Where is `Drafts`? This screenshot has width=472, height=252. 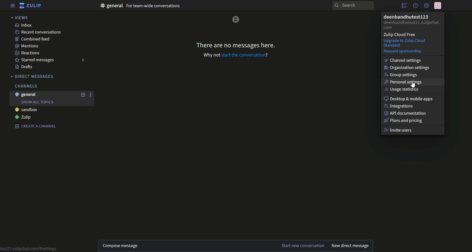 Drafts is located at coordinates (25, 67).